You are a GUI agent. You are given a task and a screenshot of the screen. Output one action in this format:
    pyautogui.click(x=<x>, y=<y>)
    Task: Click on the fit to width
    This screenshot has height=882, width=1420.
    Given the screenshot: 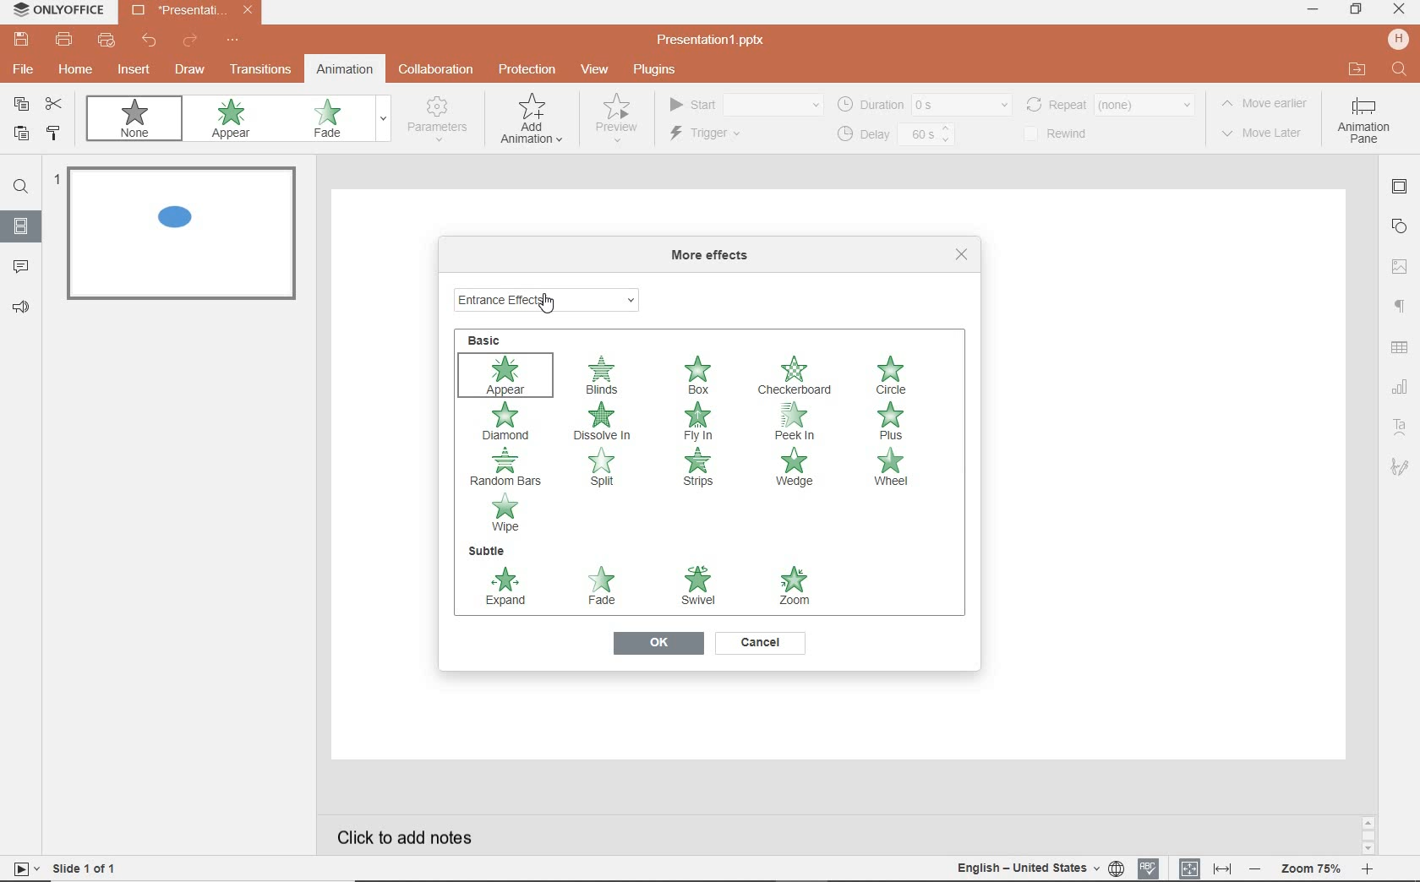 What is the action you would take?
    pyautogui.click(x=1224, y=867)
    